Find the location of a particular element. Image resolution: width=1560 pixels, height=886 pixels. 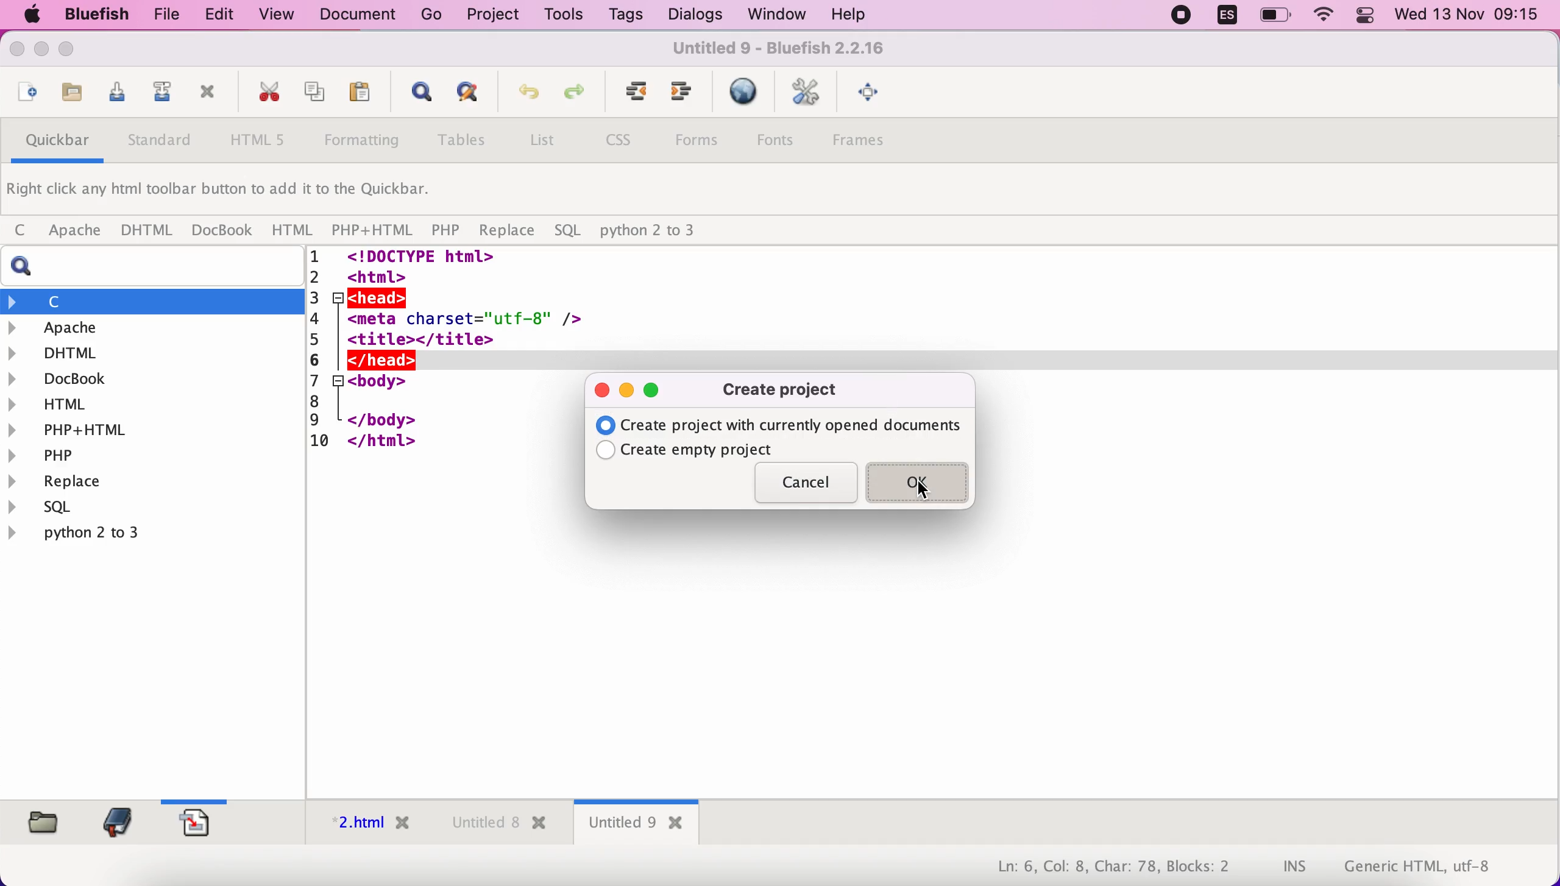

CREATE PROJECT is located at coordinates (787, 391).